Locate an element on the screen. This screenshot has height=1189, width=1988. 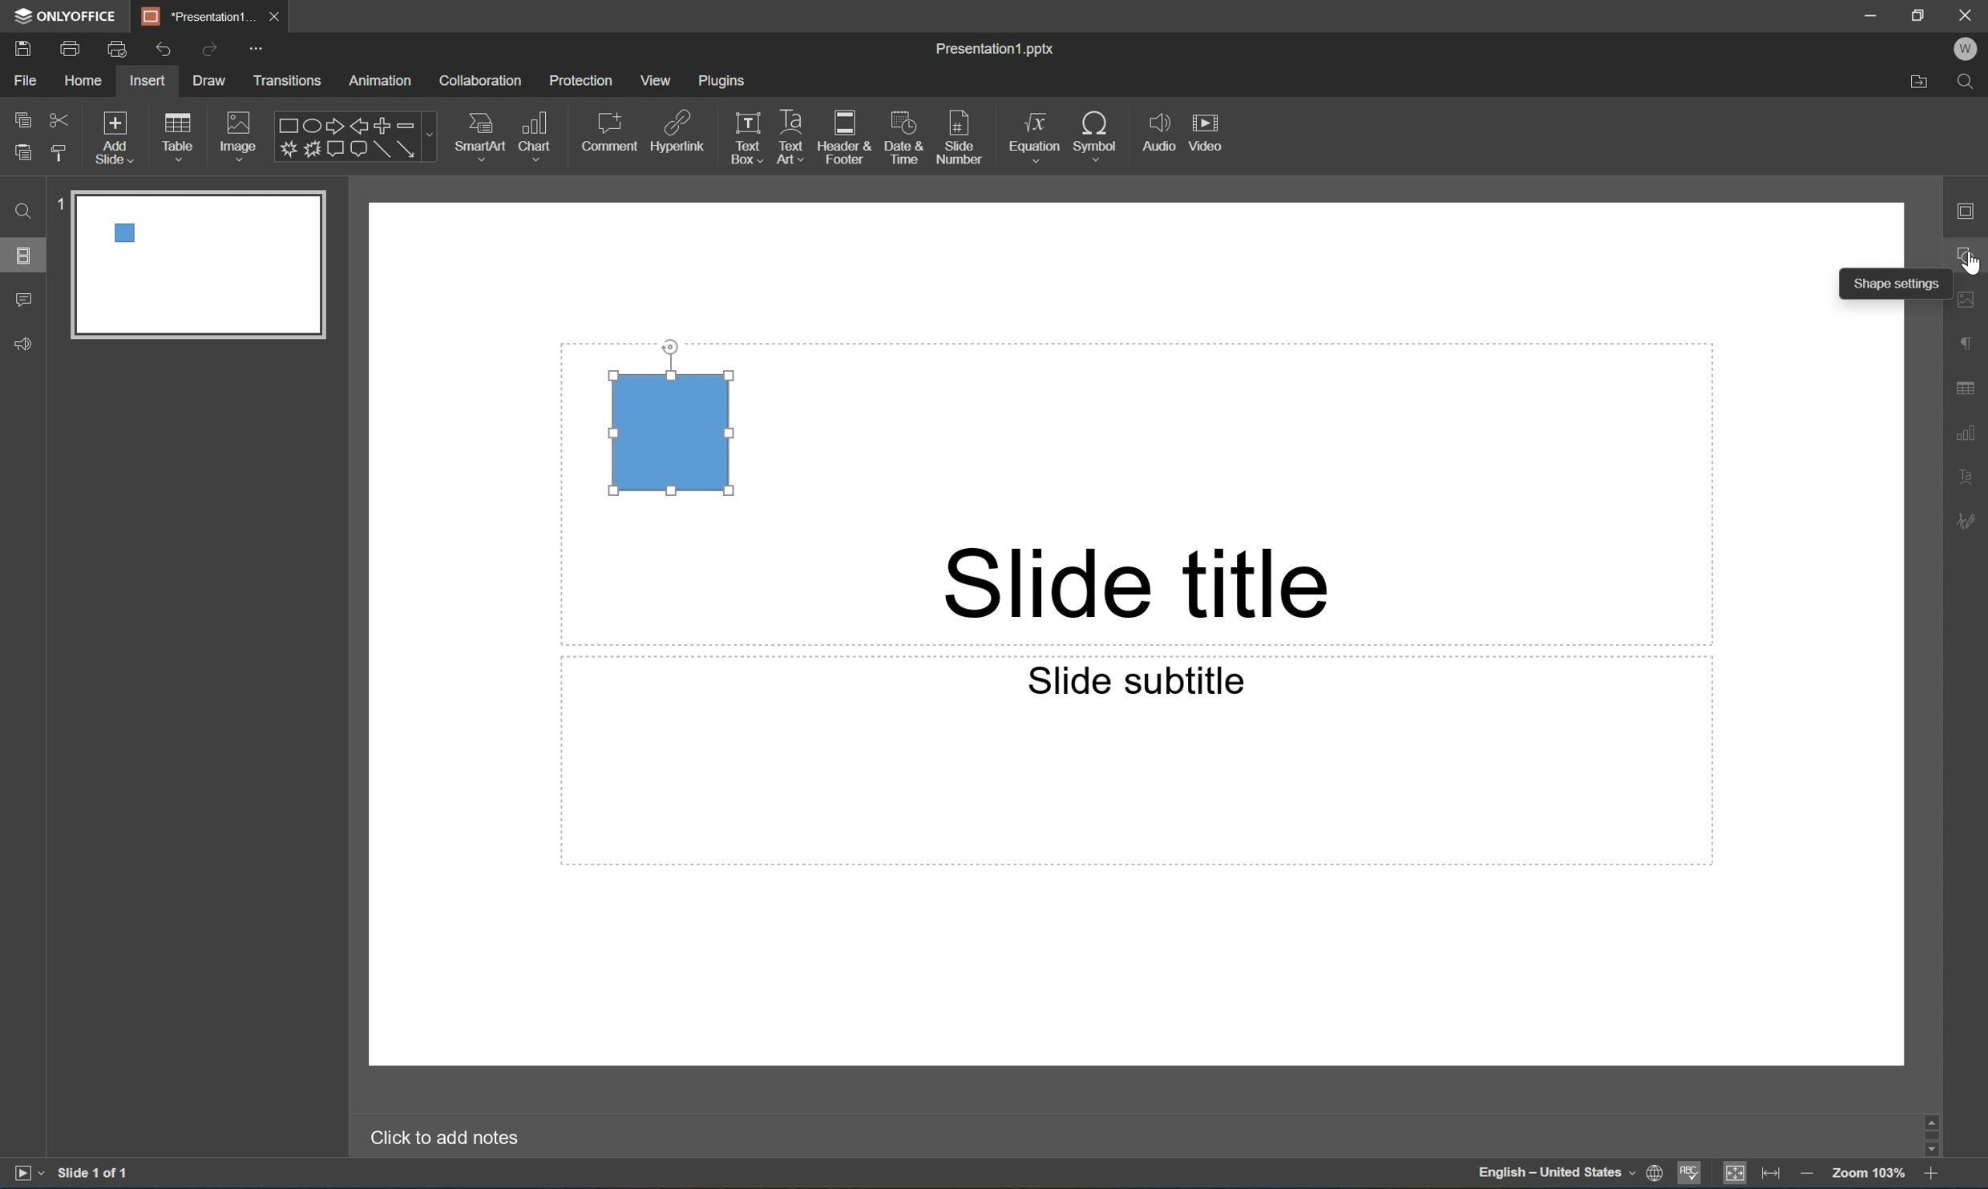
Zoom out is located at coordinates (1803, 1171).